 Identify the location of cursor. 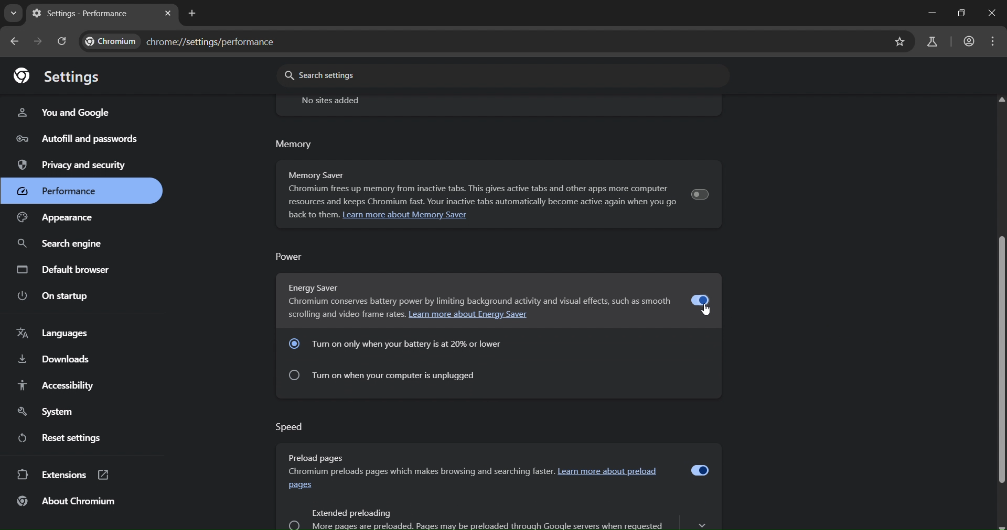
(707, 313).